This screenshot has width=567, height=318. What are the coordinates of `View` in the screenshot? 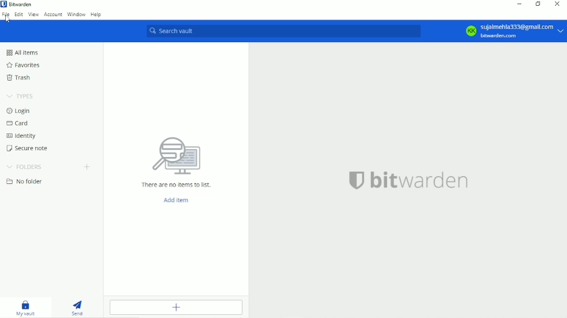 It's located at (33, 15).